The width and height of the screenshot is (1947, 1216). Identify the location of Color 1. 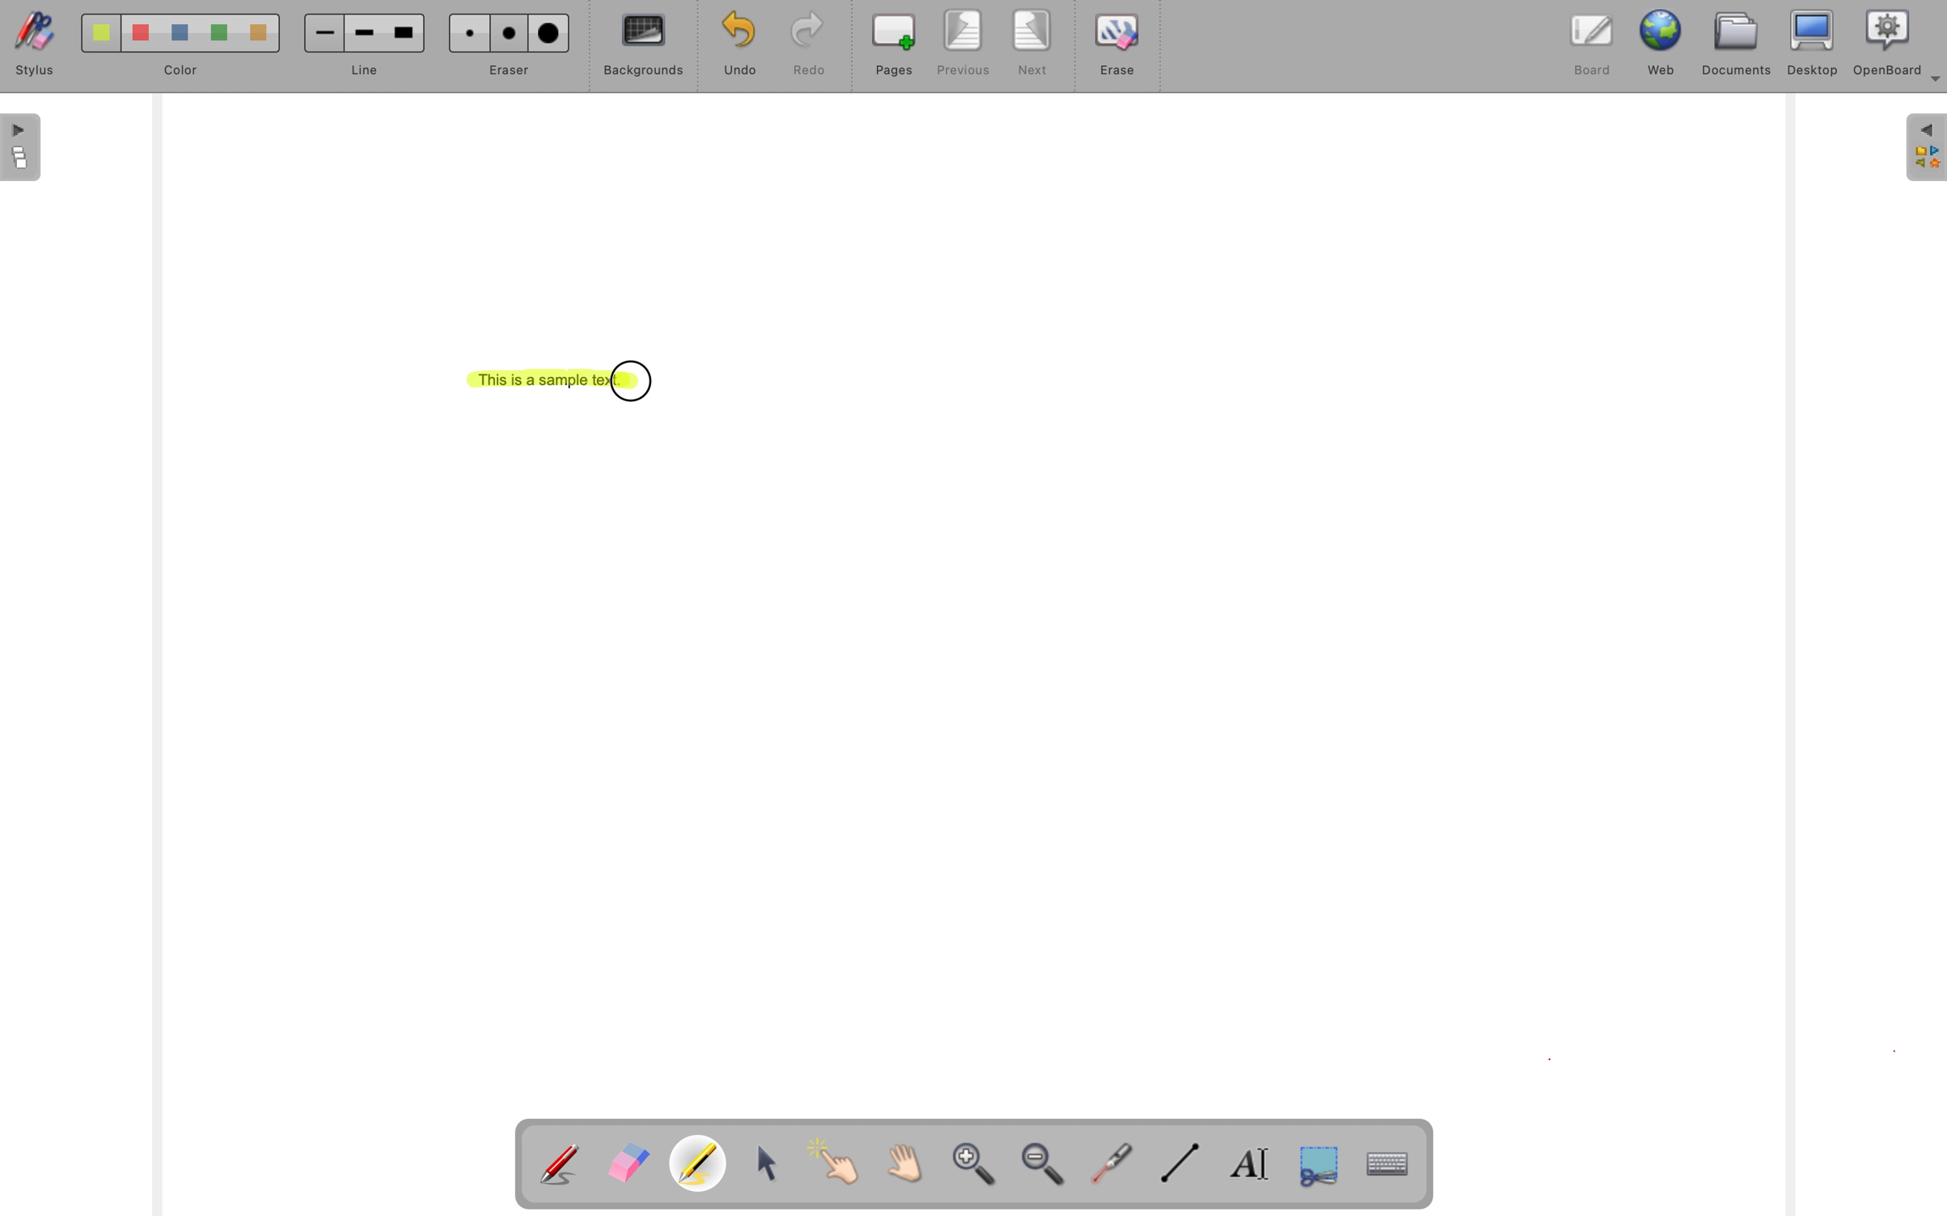
(103, 34).